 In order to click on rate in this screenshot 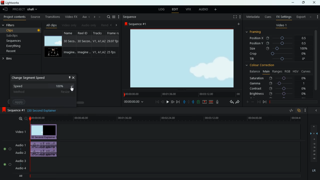, I will do `click(290, 110)`.